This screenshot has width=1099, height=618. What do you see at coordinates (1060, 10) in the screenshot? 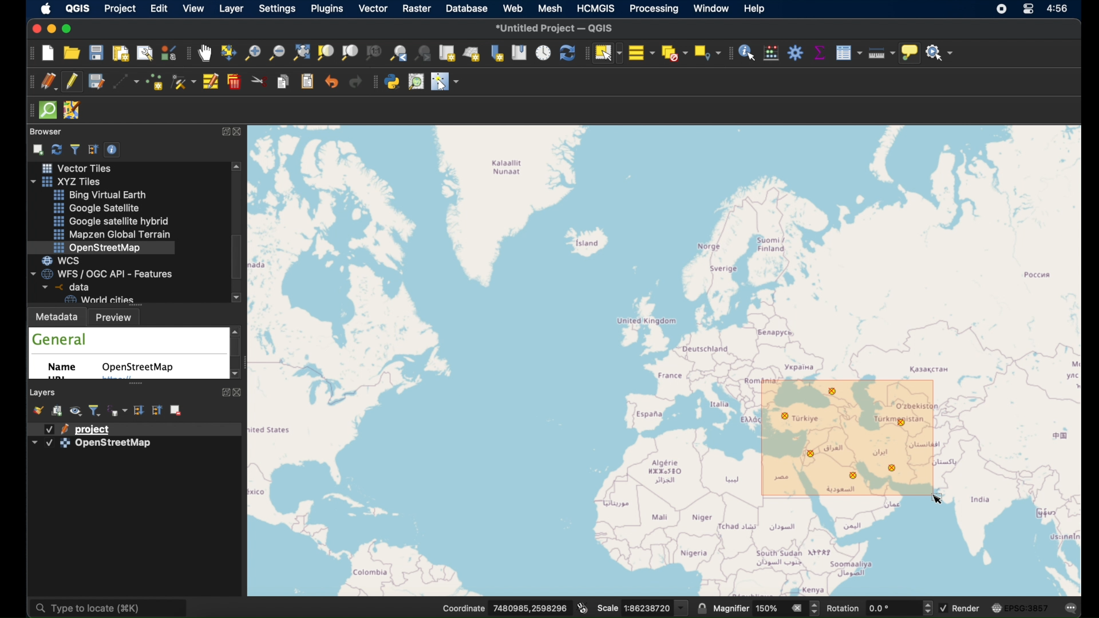
I see `time` at bounding box center [1060, 10].